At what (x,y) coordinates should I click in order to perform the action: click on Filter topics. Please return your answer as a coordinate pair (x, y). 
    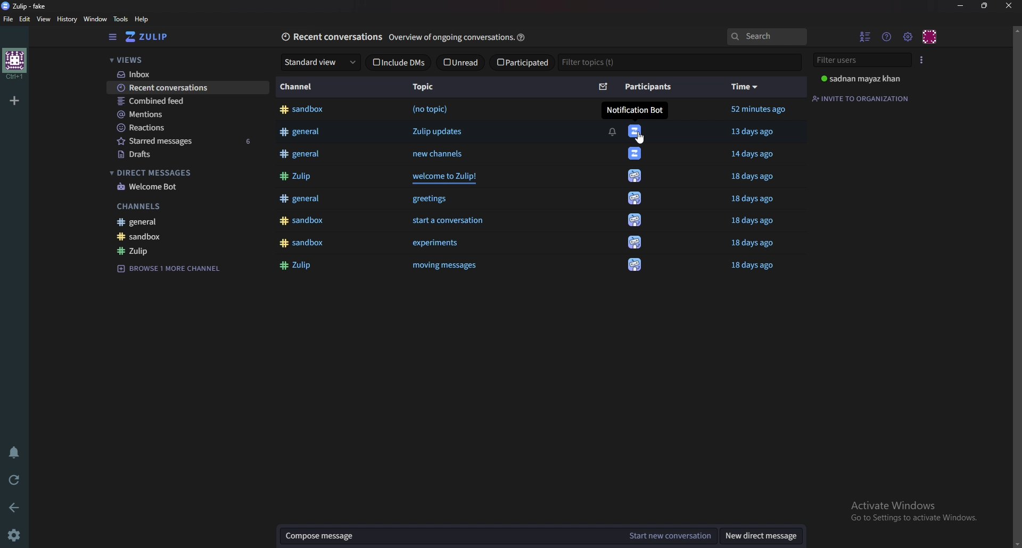
    Looking at the image, I should click on (679, 61).